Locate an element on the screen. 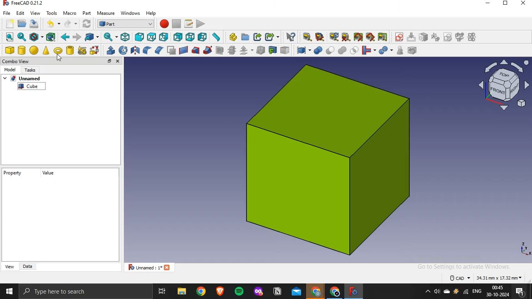 This screenshot has width=532, height=299. start is located at coordinates (8, 292).